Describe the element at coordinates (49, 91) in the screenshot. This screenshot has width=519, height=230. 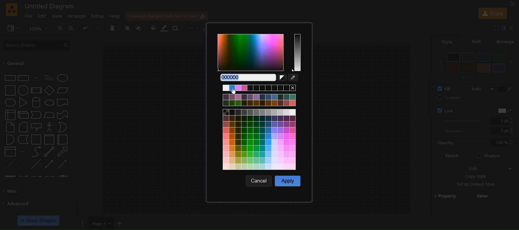
I see `diamond` at that location.